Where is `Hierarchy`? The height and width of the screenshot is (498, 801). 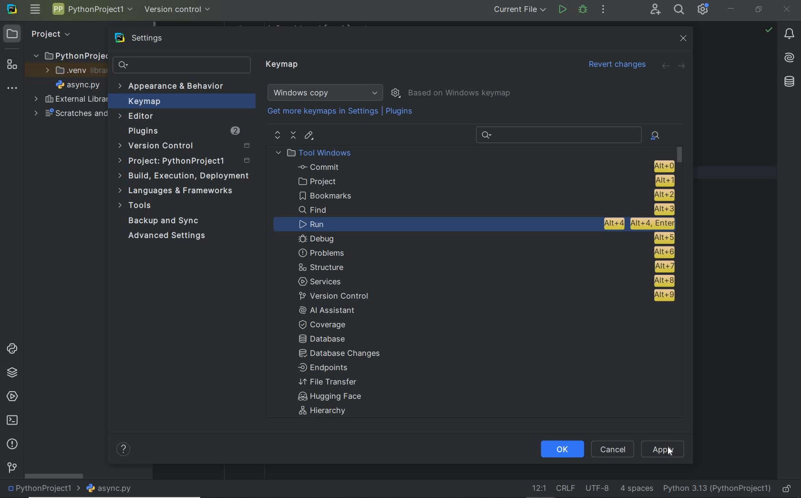 Hierarchy is located at coordinates (328, 412).